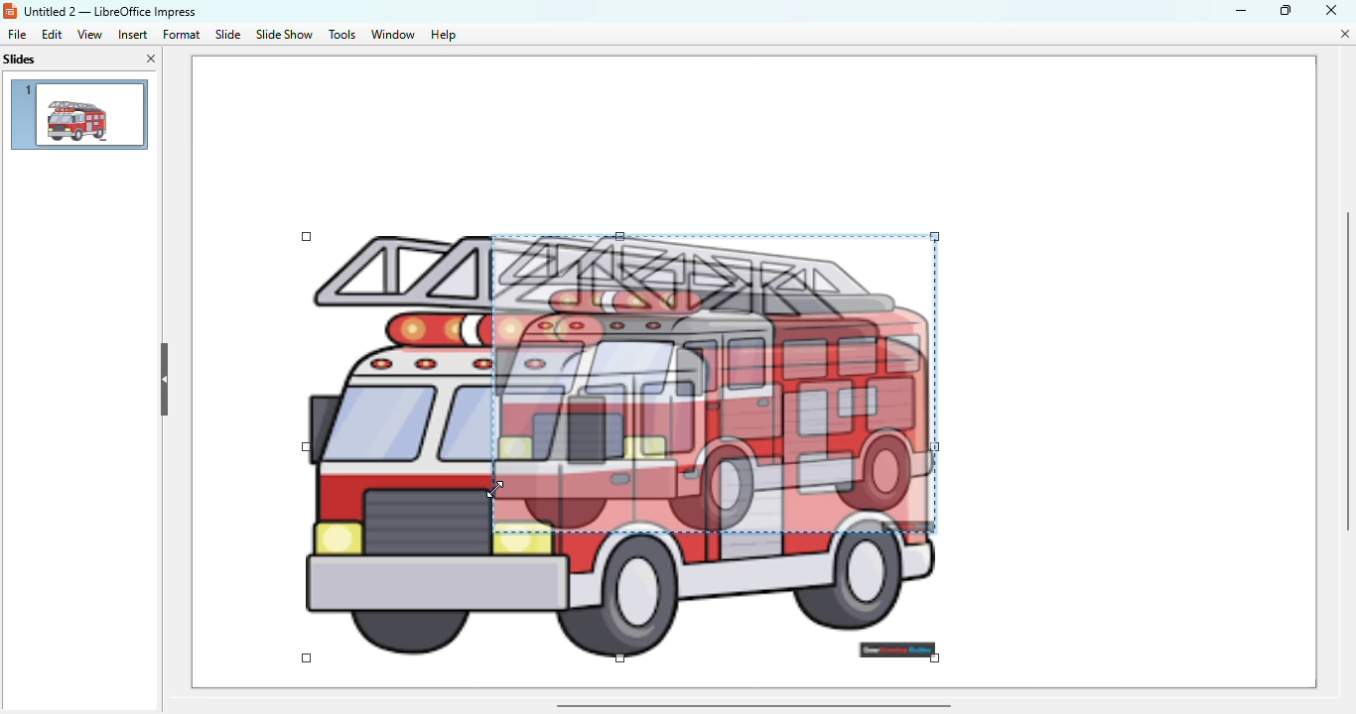 This screenshot has width=1356, height=714. I want to click on corner handles, so click(620, 657).